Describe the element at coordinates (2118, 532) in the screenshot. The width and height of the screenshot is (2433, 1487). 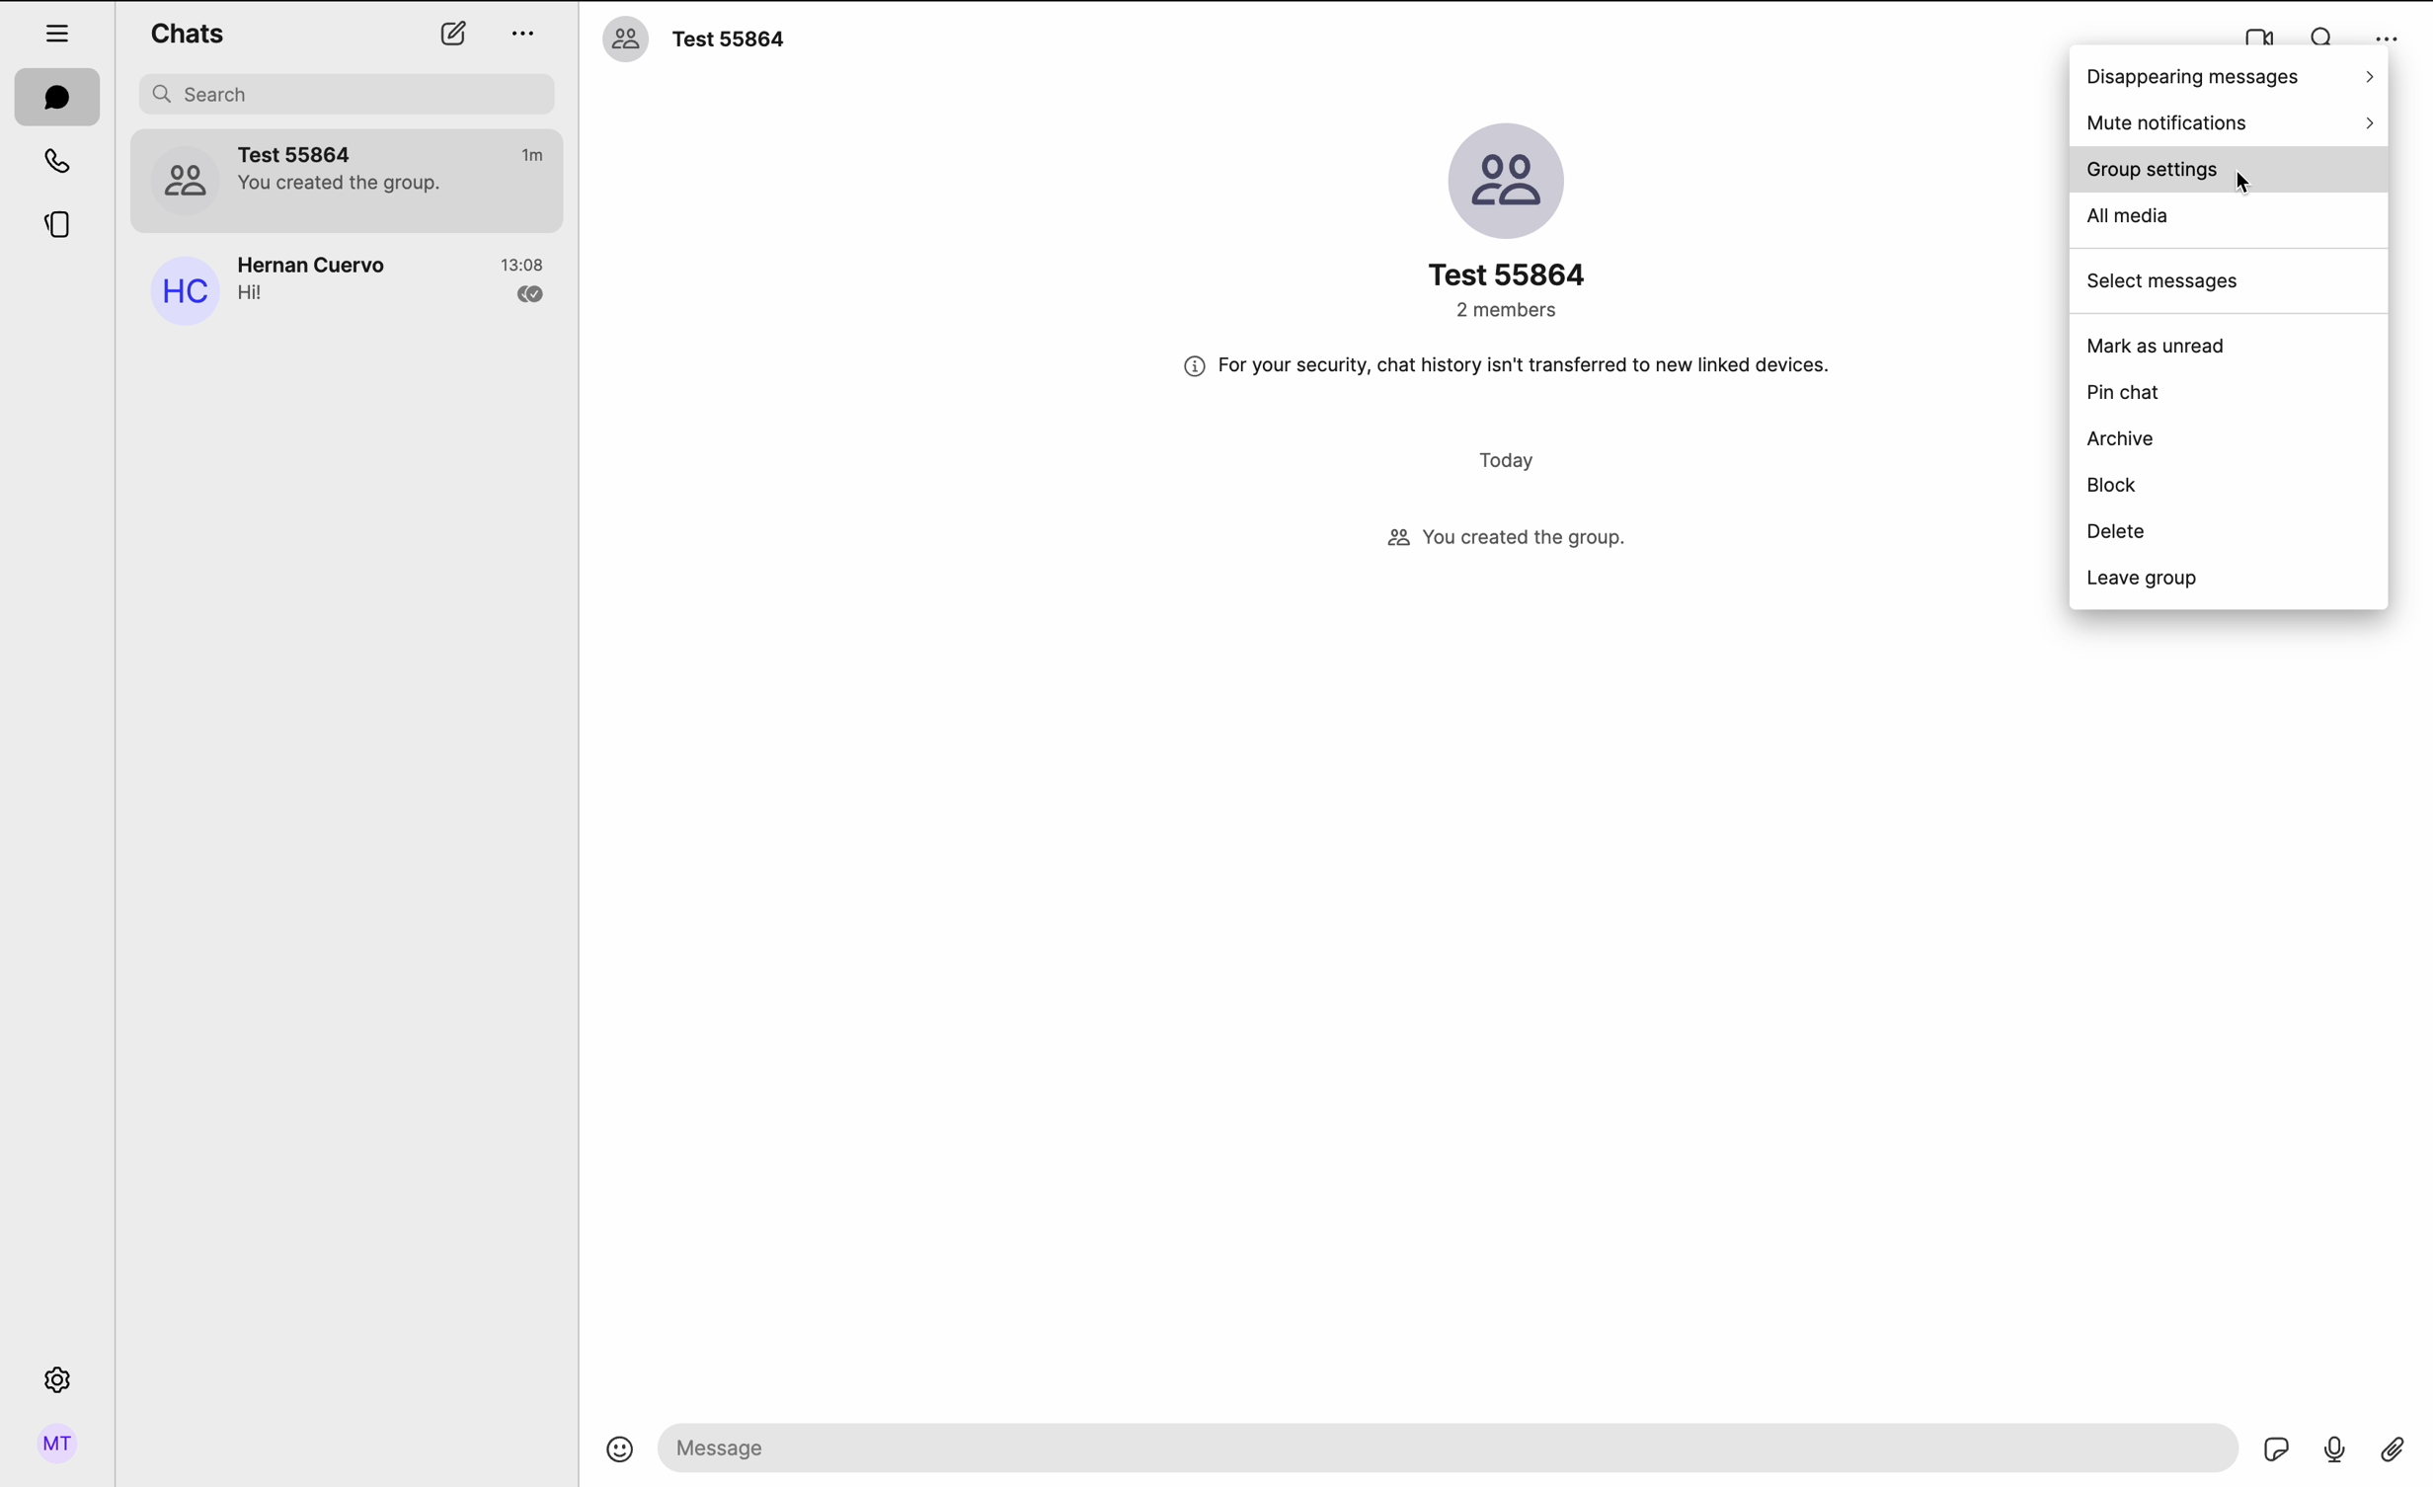
I see `delete` at that location.